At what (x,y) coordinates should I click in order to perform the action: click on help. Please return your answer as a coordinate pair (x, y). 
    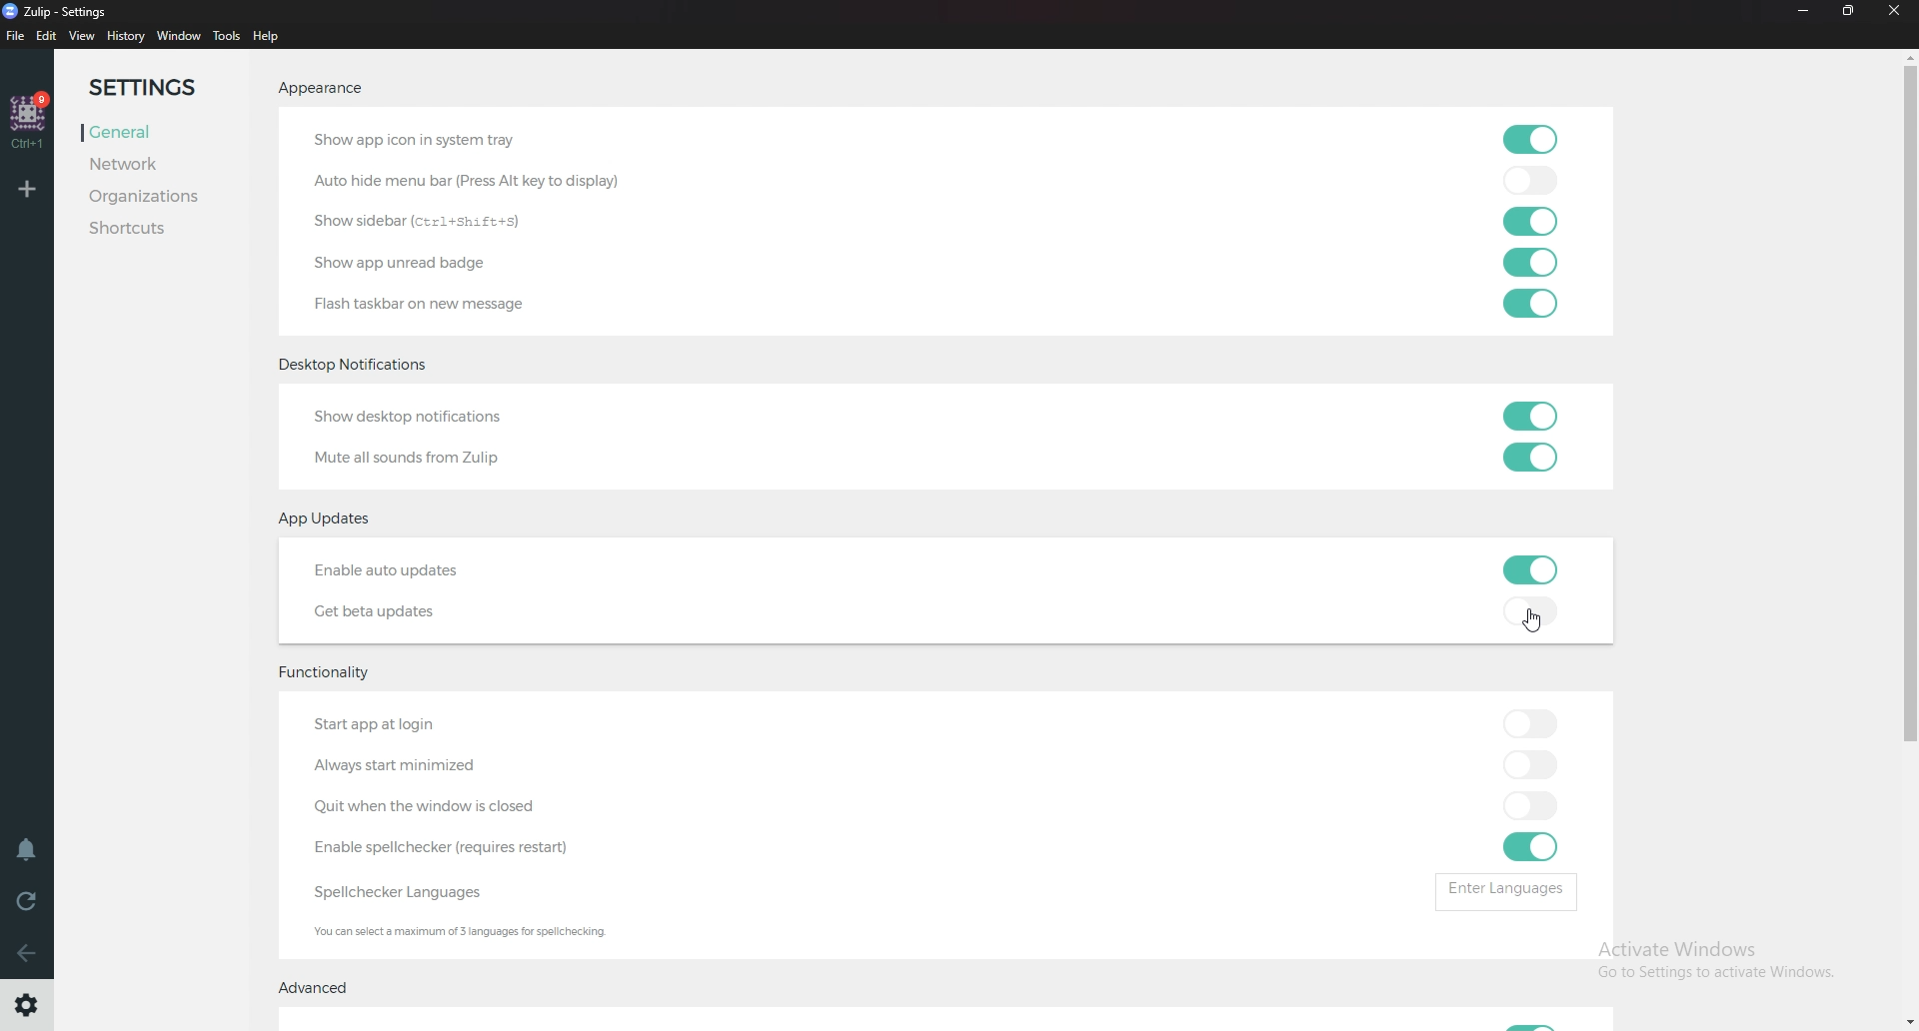
    Looking at the image, I should click on (268, 36).